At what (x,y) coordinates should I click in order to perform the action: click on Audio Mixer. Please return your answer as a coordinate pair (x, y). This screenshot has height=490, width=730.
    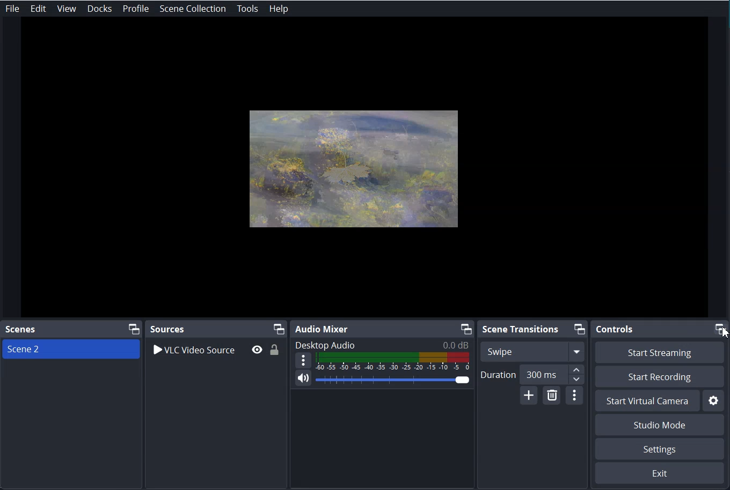
    Looking at the image, I should click on (322, 329).